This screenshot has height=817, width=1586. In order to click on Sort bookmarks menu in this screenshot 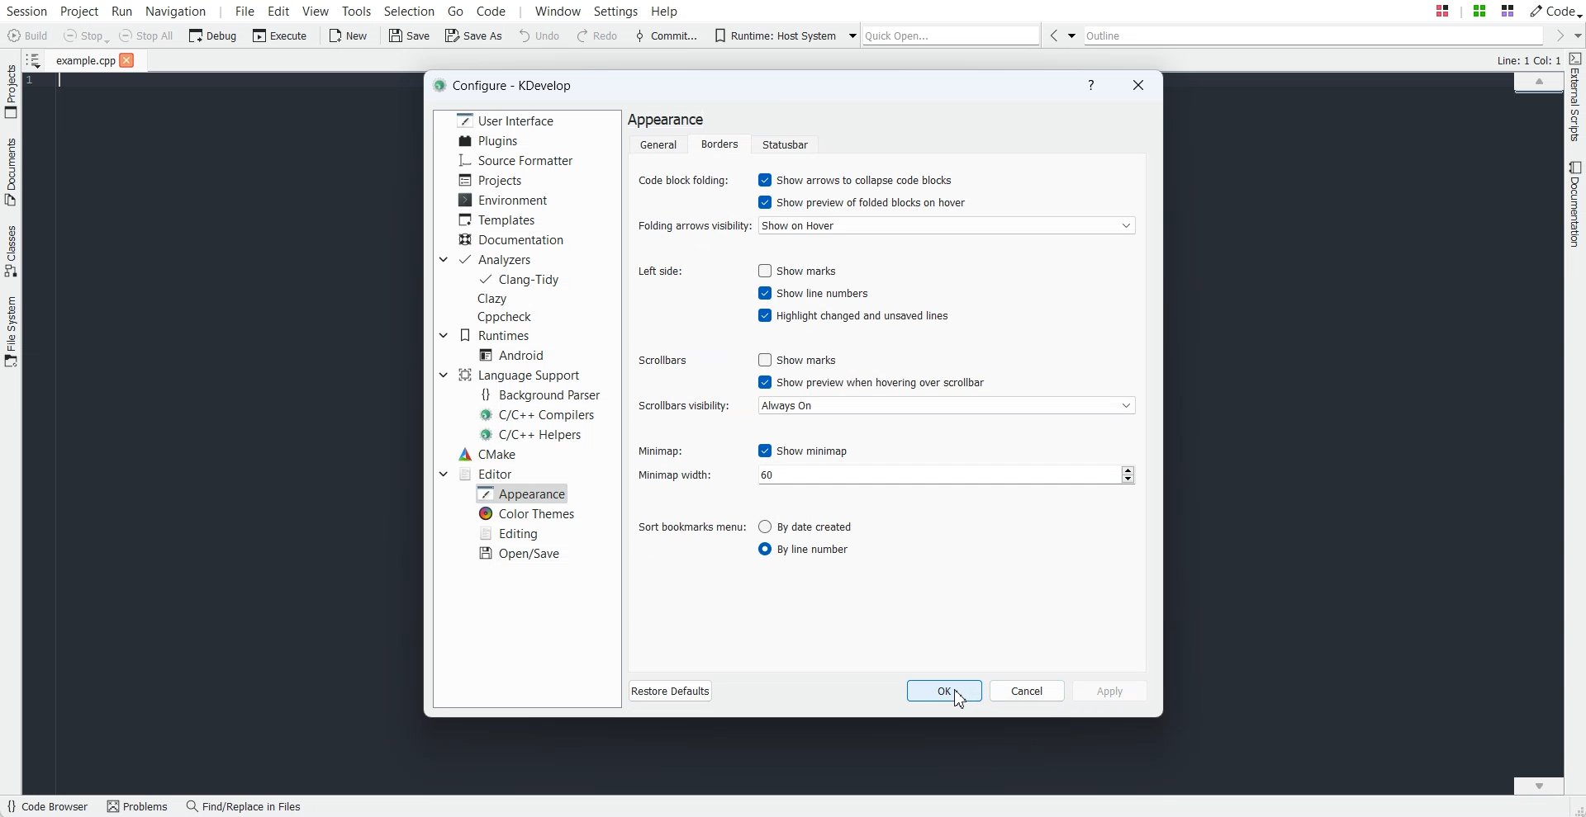, I will do `click(691, 525)`.